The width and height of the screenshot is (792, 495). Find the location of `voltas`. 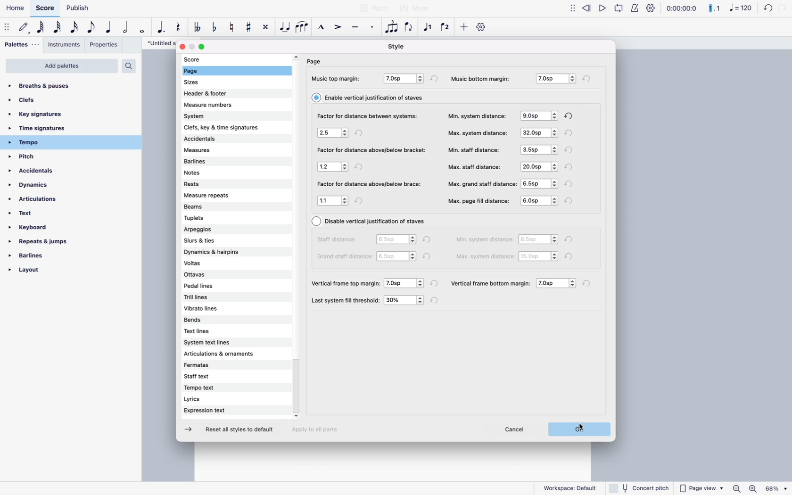

voltas is located at coordinates (217, 263).